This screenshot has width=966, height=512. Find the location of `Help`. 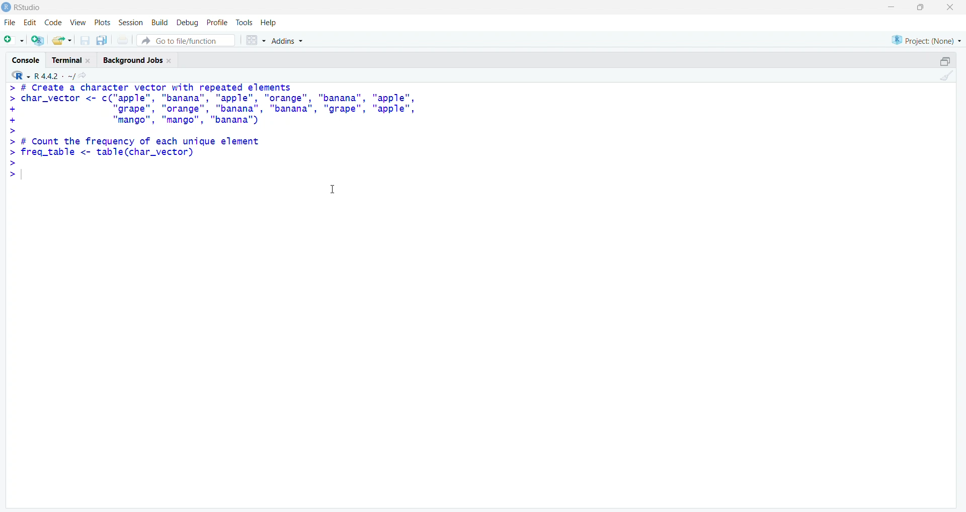

Help is located at coordinates (272, 24).